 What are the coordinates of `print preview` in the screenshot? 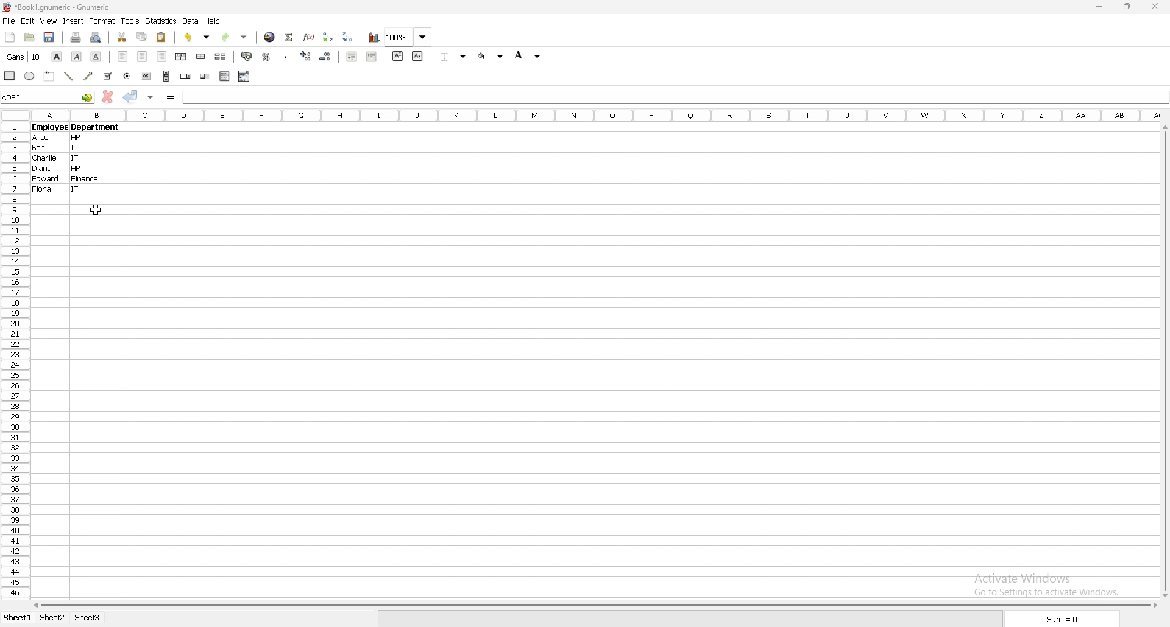 It's located at (96, 37).